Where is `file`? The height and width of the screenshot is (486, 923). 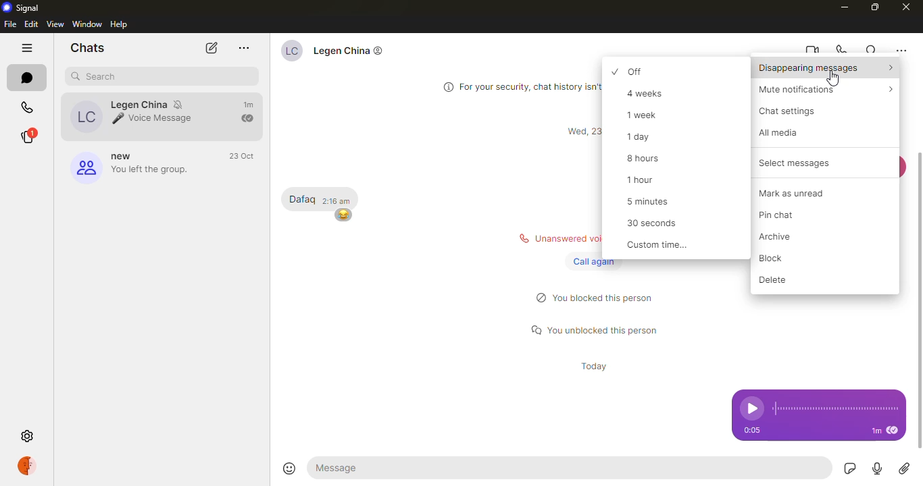 file is located at coordinates (10, 24).